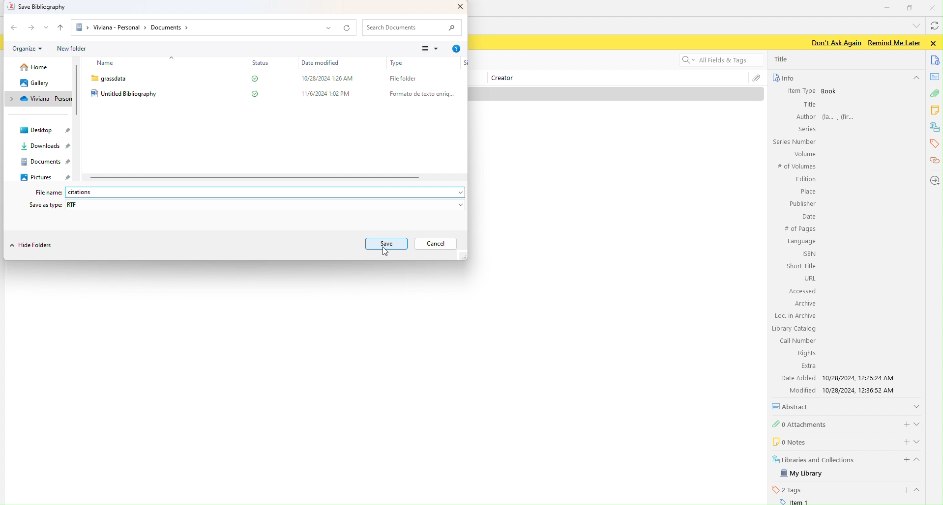 This screenshot has width=943, height=505. What do you see at coordinates (782, 59) in the screenshot?
I see `Title` at bounding box center [782, 59].